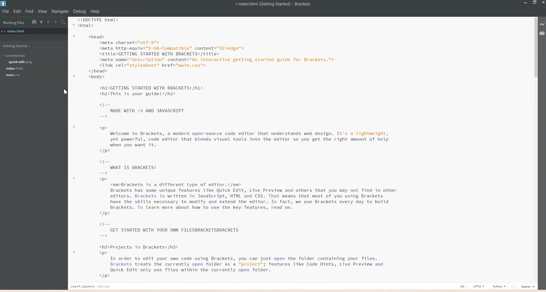 This screenshot has height=292, width=546. What do you see at coordinates (535, 148) in the screenshot?
I see `Vertical Scroll bar` at bounding box center [535, 148].